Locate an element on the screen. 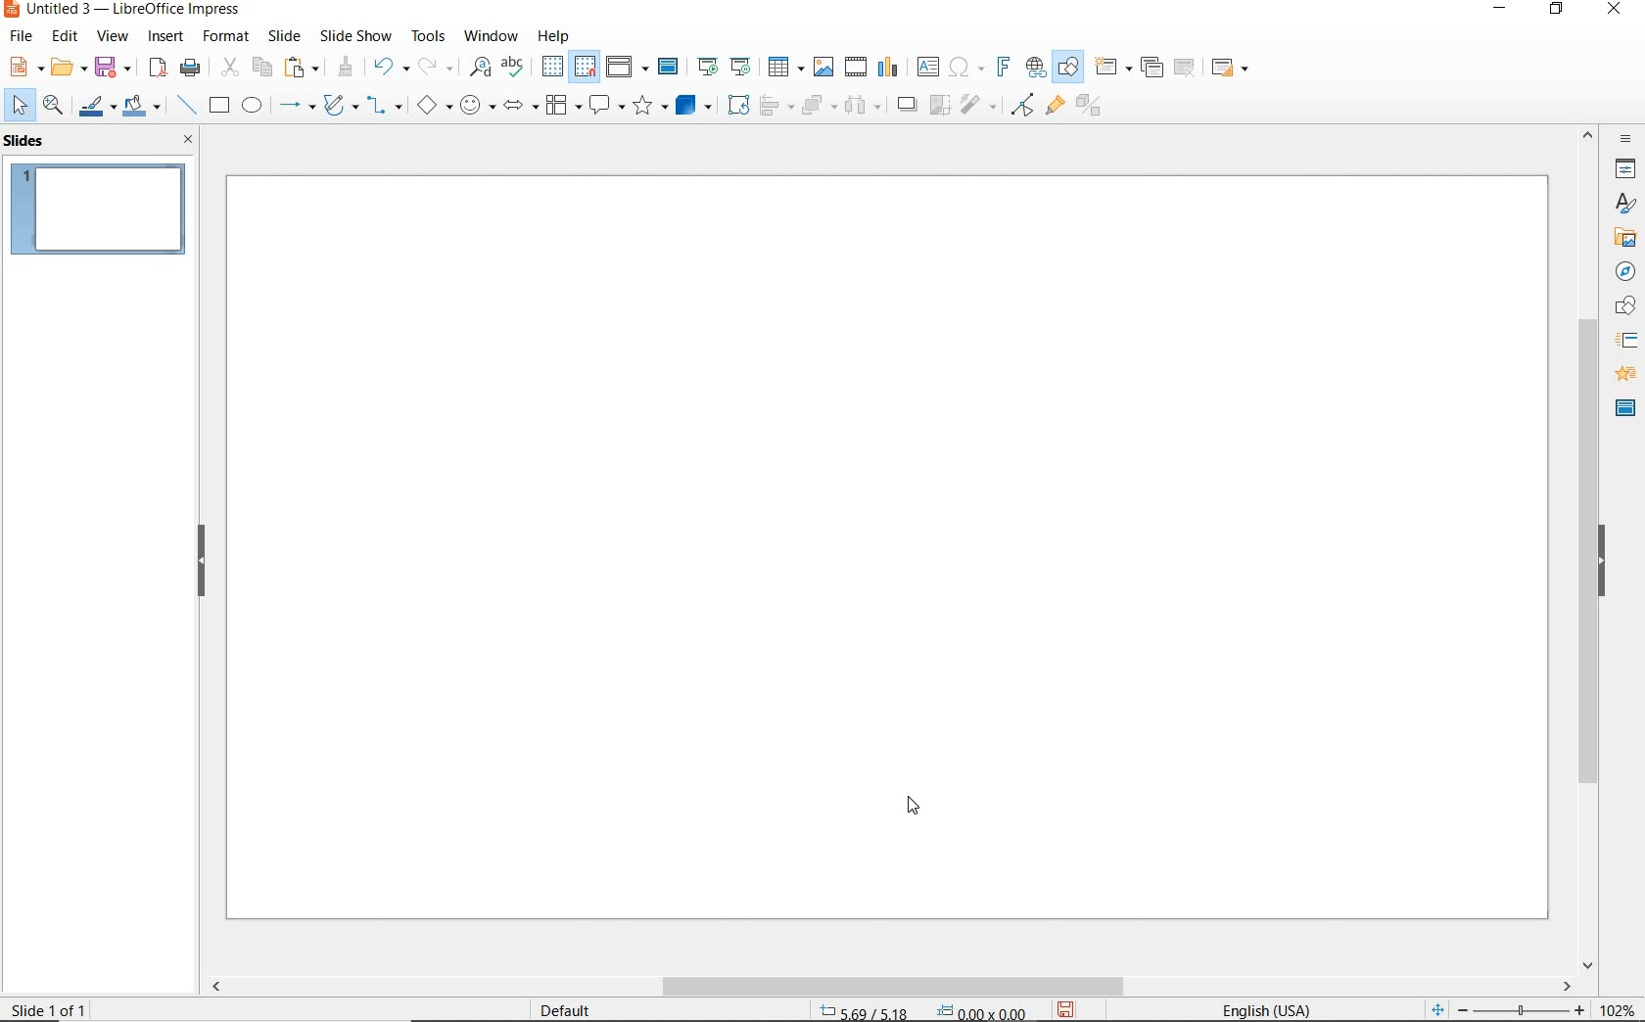  NEW SLIDE is located at coordinates (1112, 68).